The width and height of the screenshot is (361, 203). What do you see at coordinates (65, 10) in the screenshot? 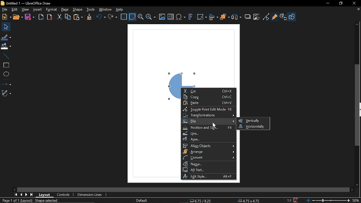
I see `Page` at bounding box center [65, 10].